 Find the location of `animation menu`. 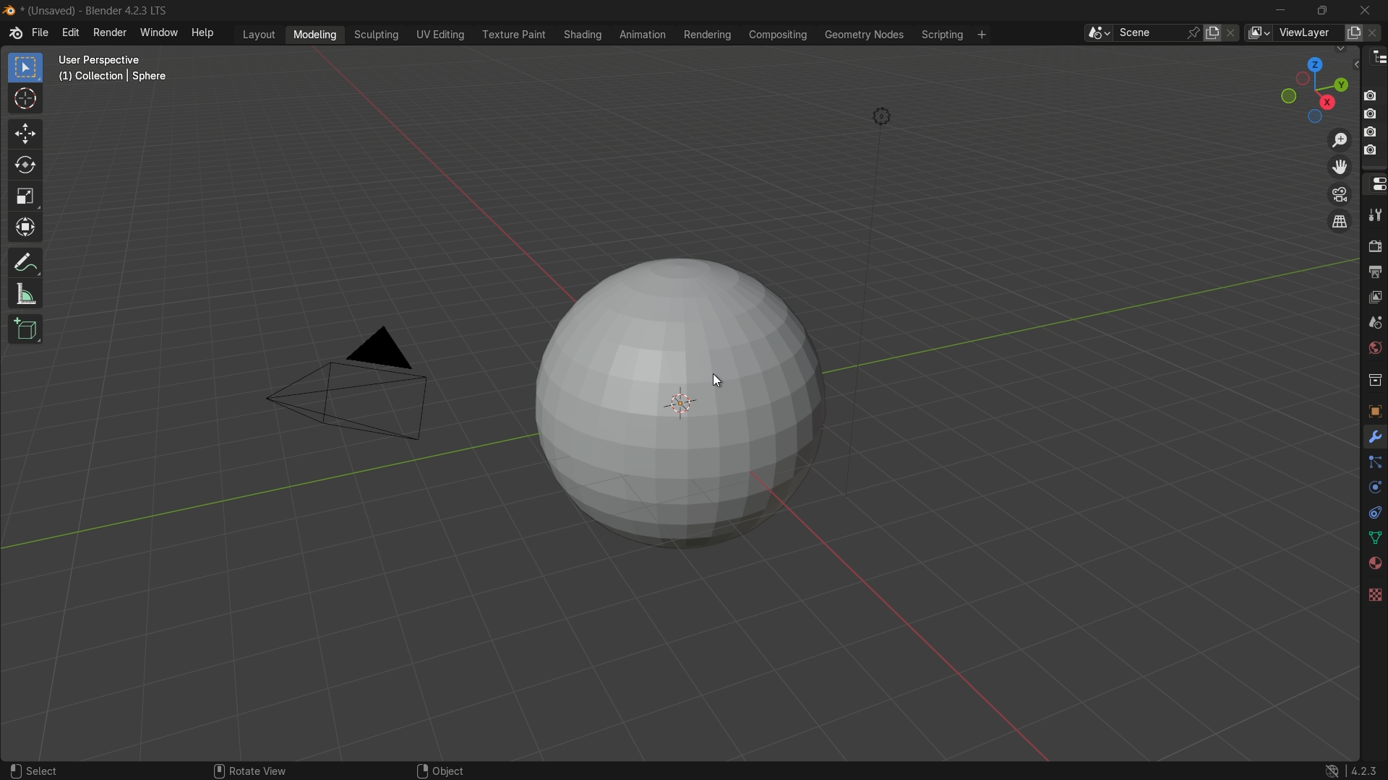

animation menu is located at coordinates (641, 34).